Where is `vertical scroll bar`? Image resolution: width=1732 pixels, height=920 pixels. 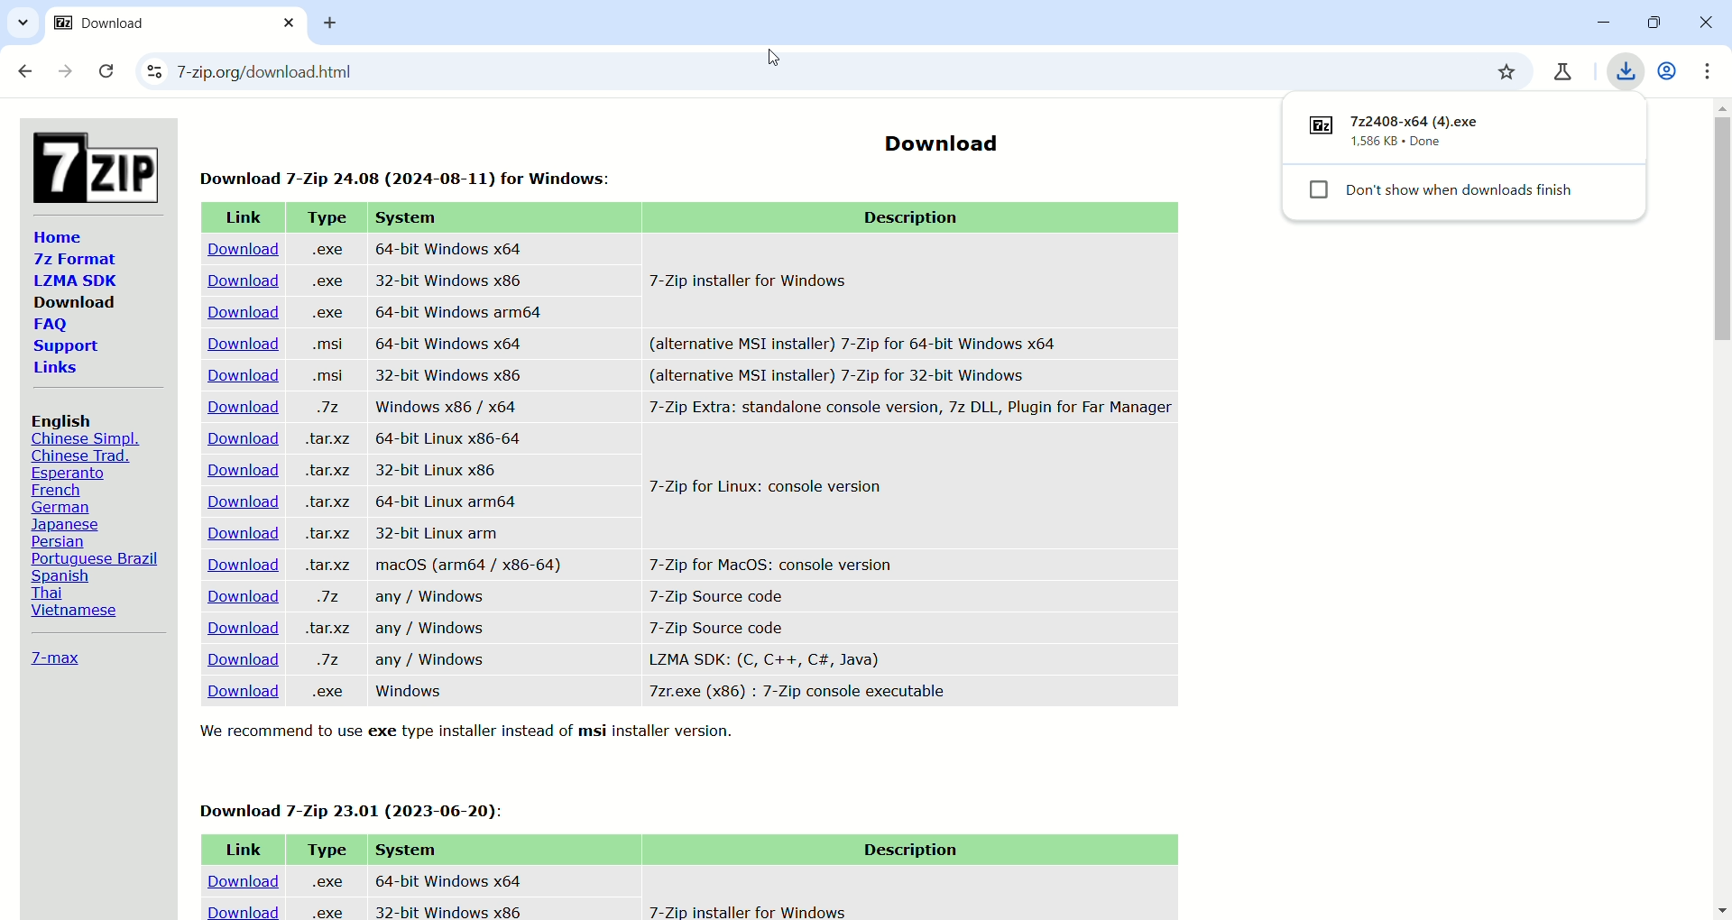 vertical scroll bar is located at coordinates (1721, 508).